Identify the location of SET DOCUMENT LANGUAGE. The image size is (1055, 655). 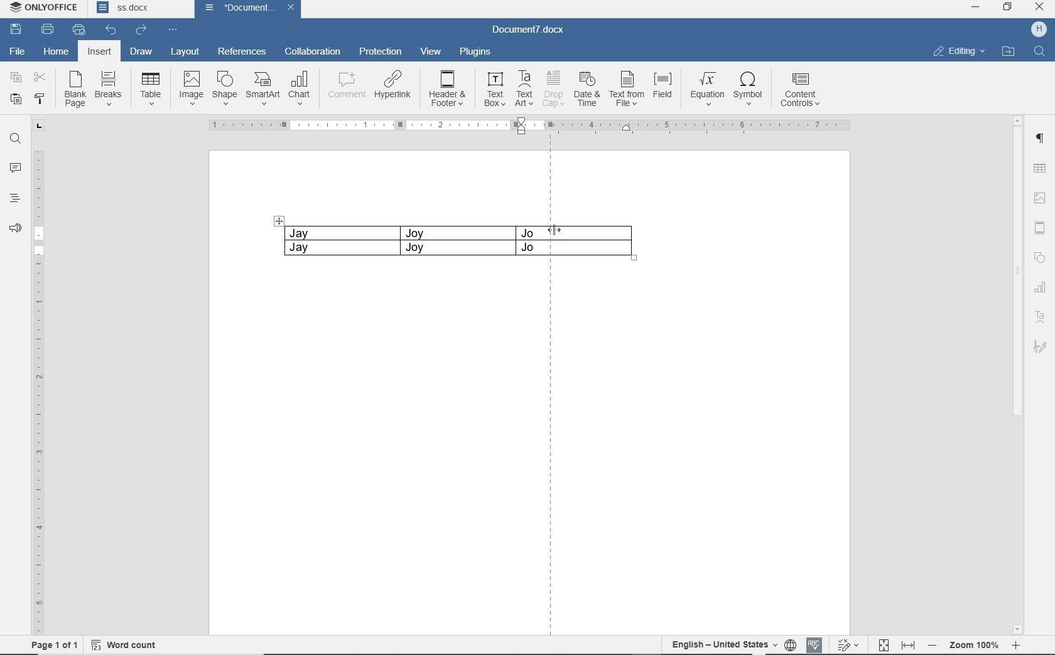
(792, 643).